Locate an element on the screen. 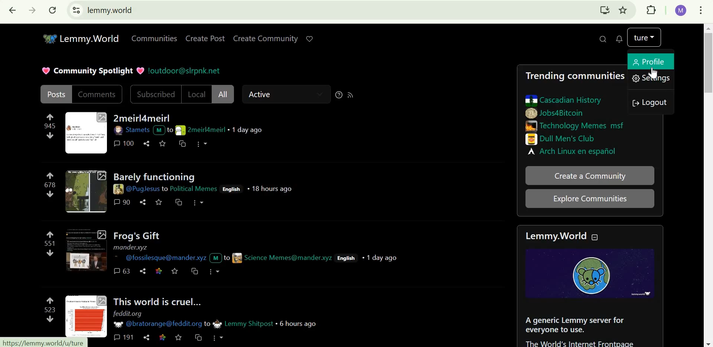  community name is located at coordinates (239, 323).